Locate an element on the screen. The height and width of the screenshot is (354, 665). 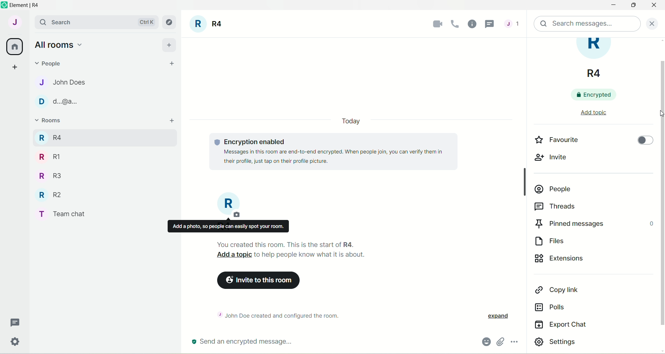
date is located at coordinates (351, 121).